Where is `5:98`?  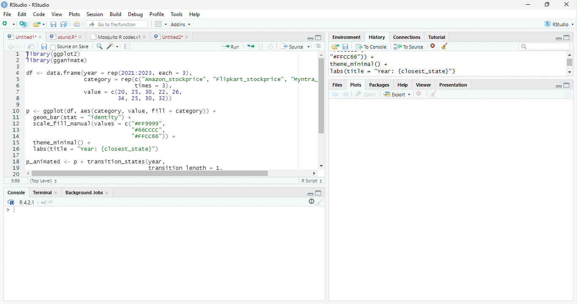
5:98 is located at coordinates (16, 181).